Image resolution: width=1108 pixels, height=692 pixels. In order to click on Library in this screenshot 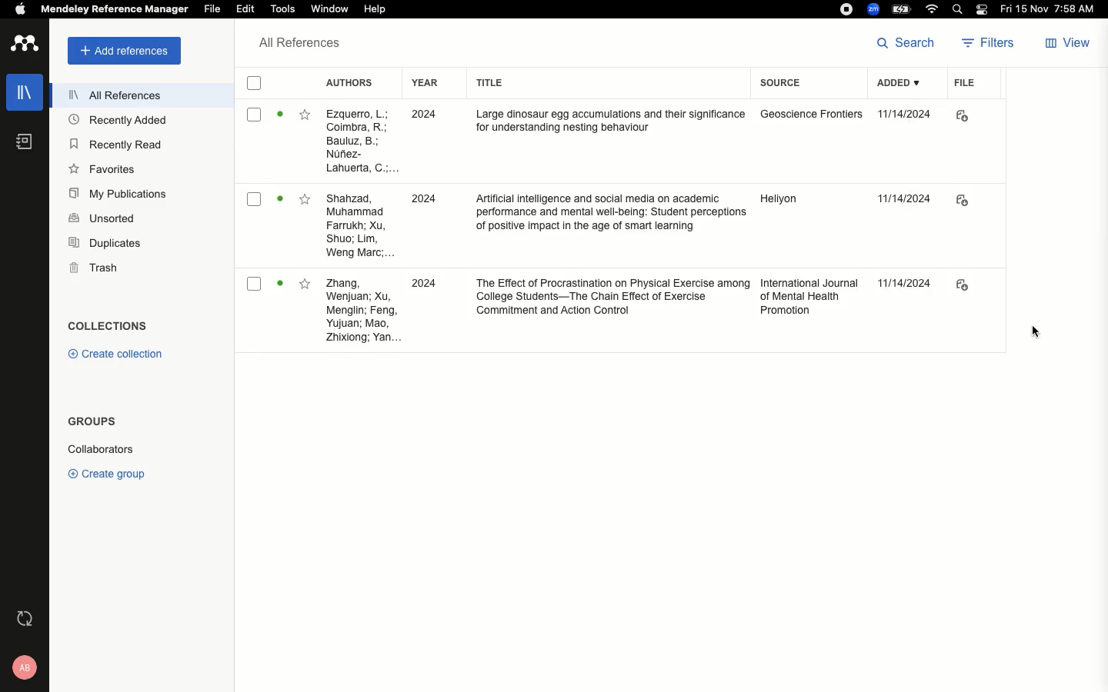, I will do `click(21, 97)`.